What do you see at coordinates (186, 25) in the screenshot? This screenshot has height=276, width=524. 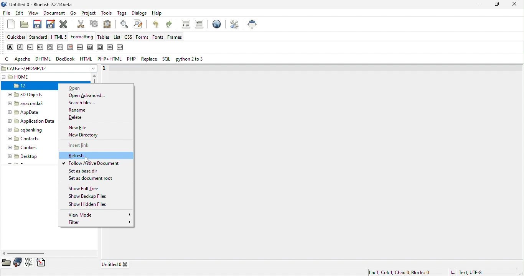 I see `unindent` at bounding box center [186, 25].